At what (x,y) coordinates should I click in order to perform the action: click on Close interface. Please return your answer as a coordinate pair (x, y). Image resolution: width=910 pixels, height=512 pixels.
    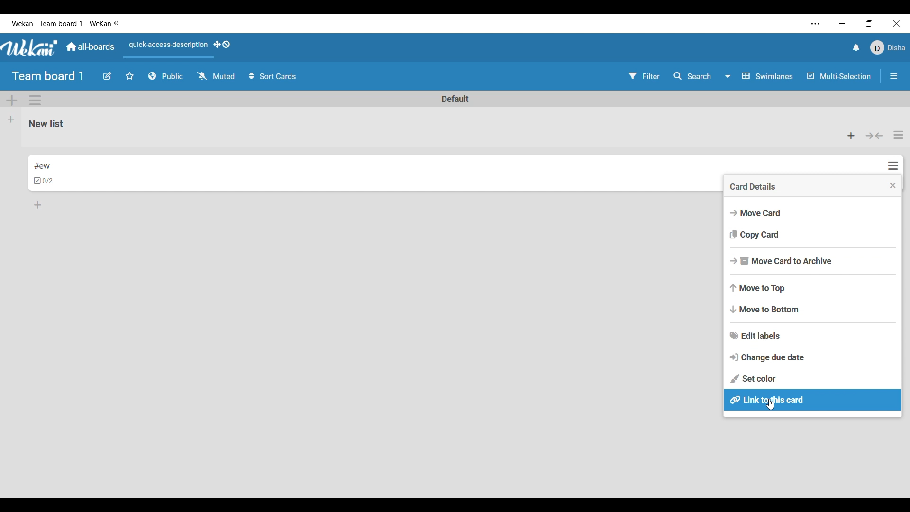
    Looking at the image, I should click on (896, 23).